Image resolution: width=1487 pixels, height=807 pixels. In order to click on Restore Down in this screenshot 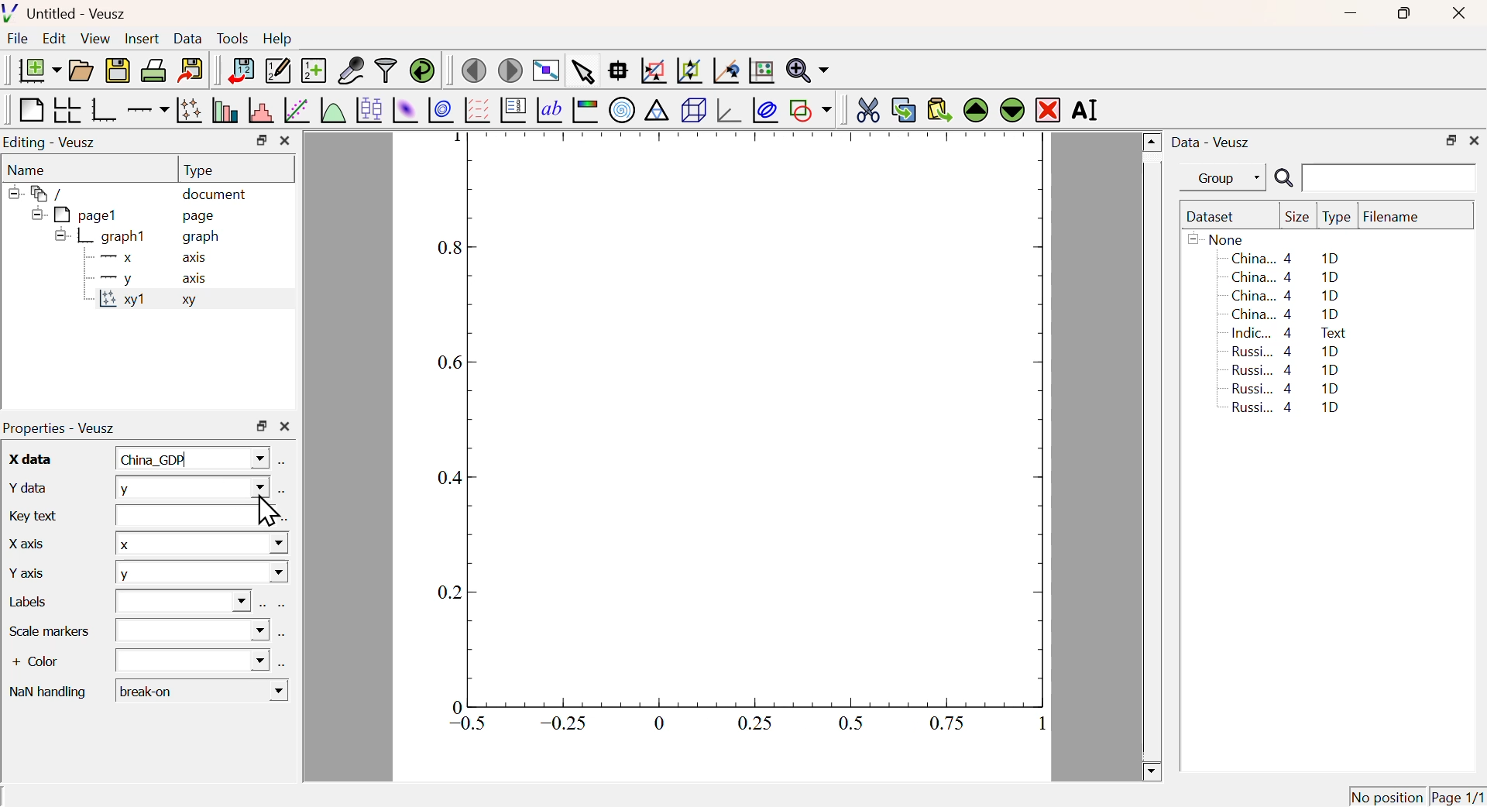, I will do `click(261, 140)`.